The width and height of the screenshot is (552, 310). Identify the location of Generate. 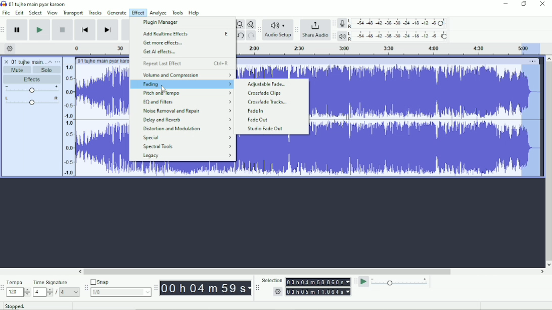
(117, 12).